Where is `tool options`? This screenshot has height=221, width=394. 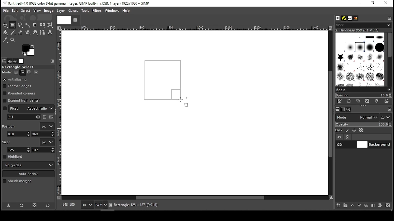 tool options is located at coordinates (4, 61).